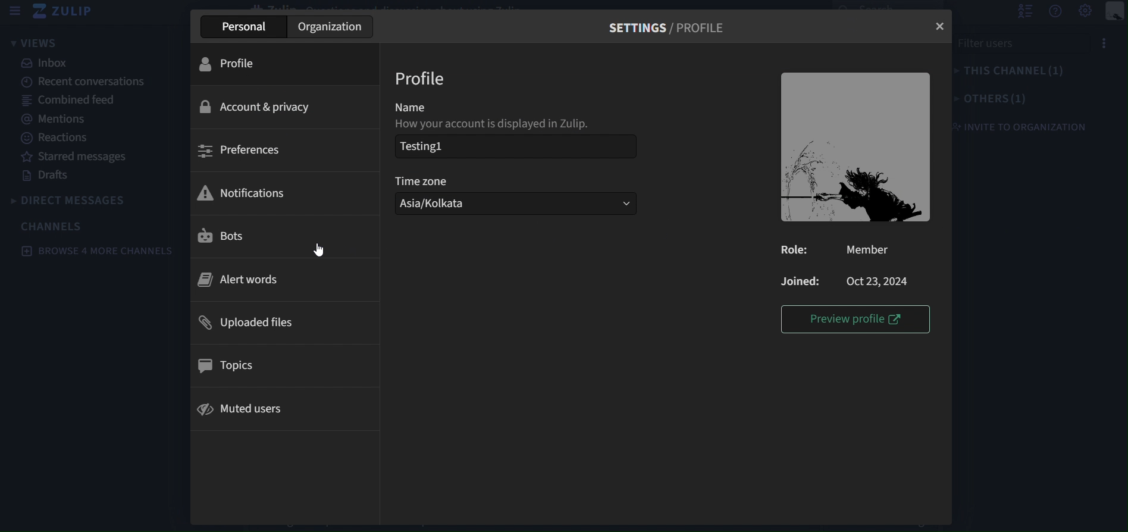 Image resolution: width=1128 pixels, height=532 pixels. I want to click on view, so click(35, 42).